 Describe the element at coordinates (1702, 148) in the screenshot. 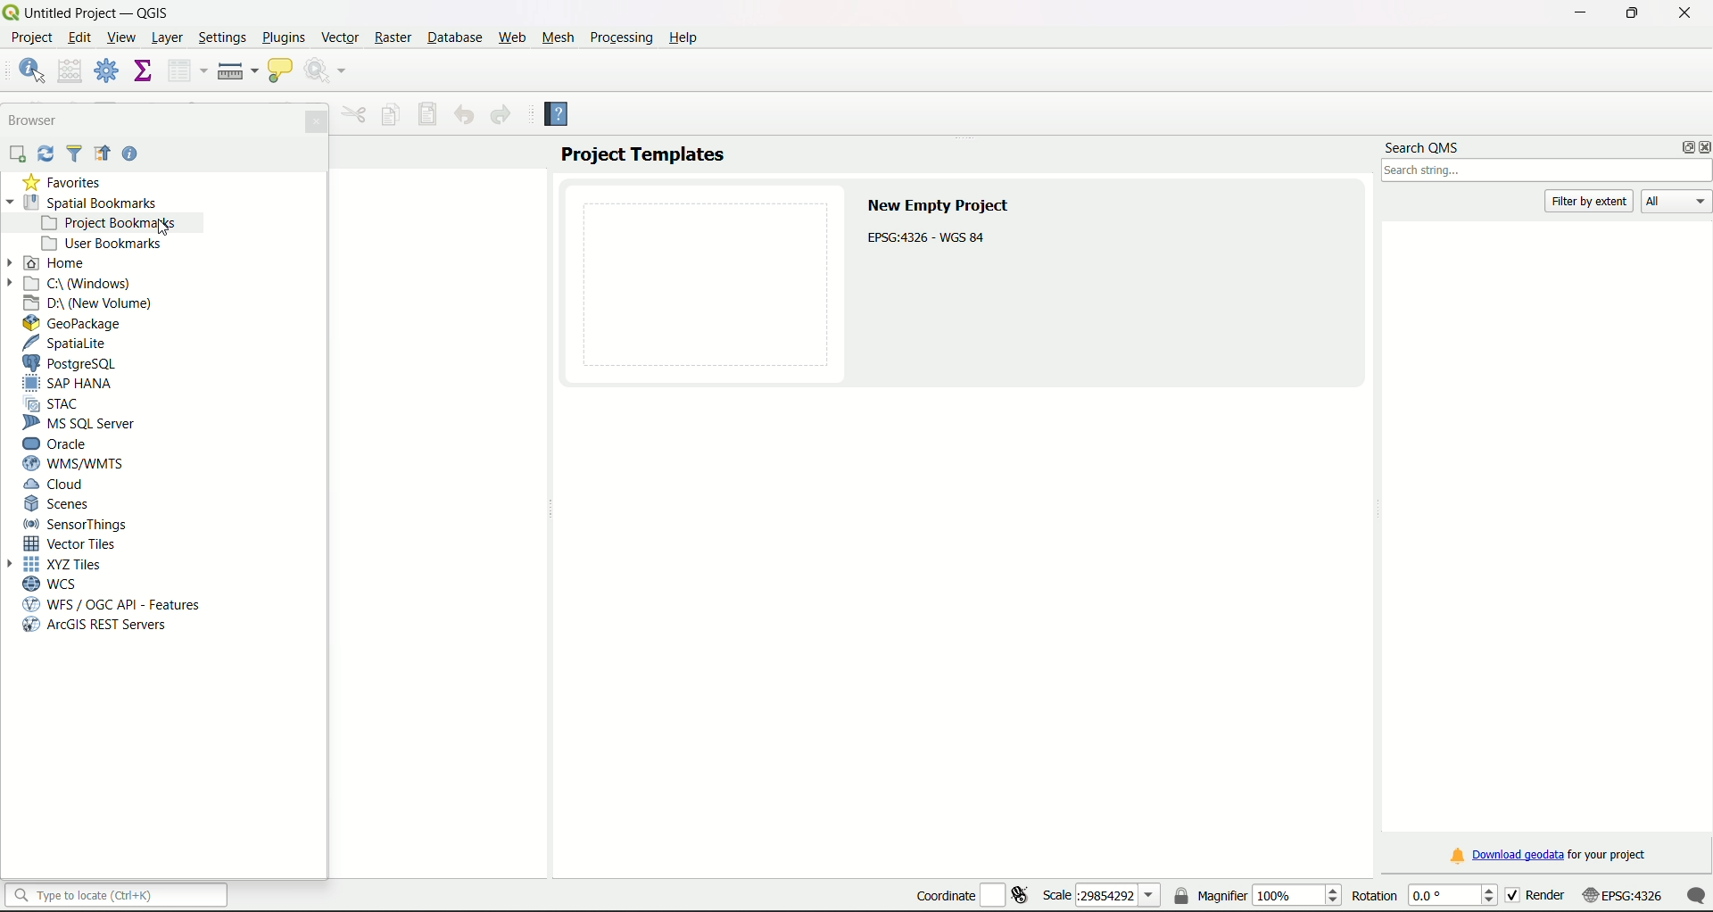

I see `close` at that location.